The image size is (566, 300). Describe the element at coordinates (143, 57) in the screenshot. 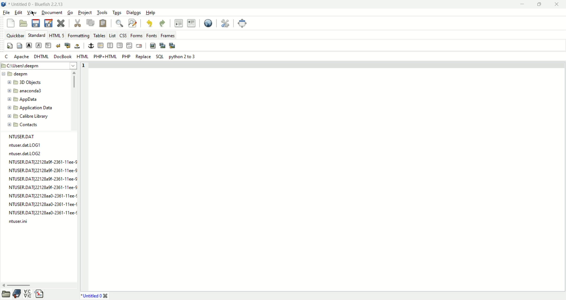

I see `Replace` at that location.